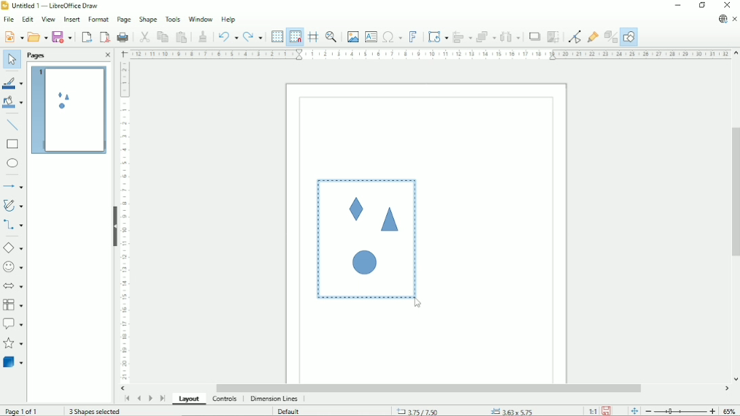 This screenshot has width=740, height=416. I want to click on Scroll to first page, so click(126, 399).